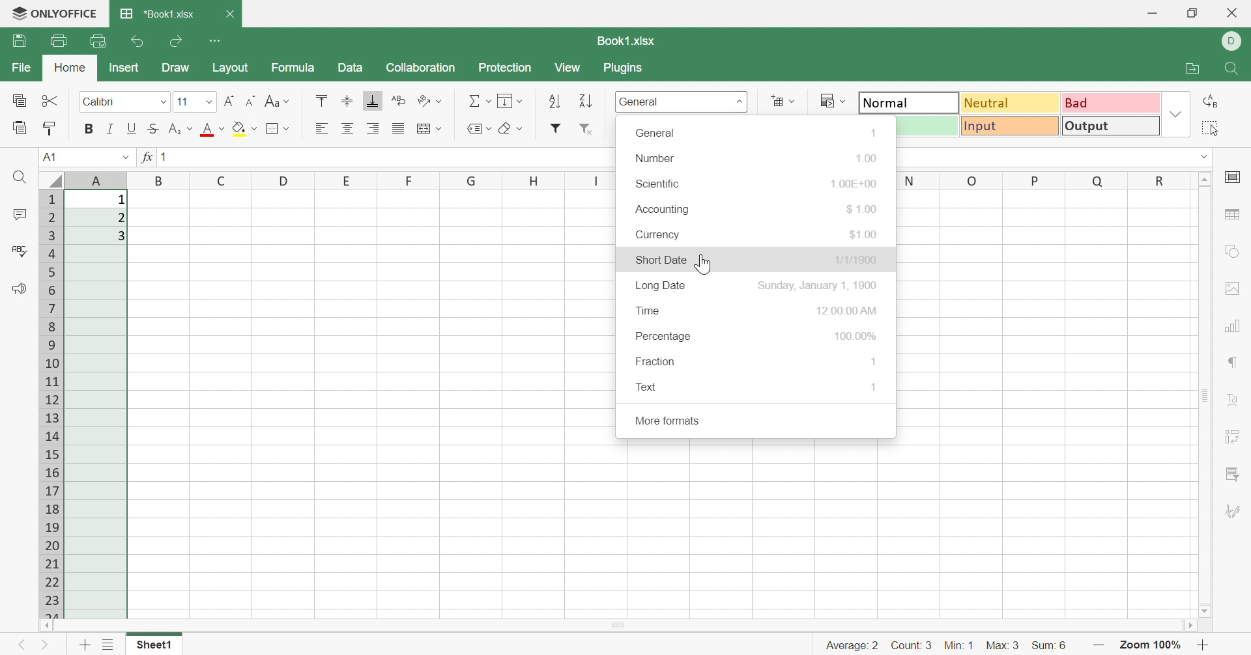  What do you see at coordinates (656, 158) in the screenshot?
I see `Number` at bounding box center [656, 158].